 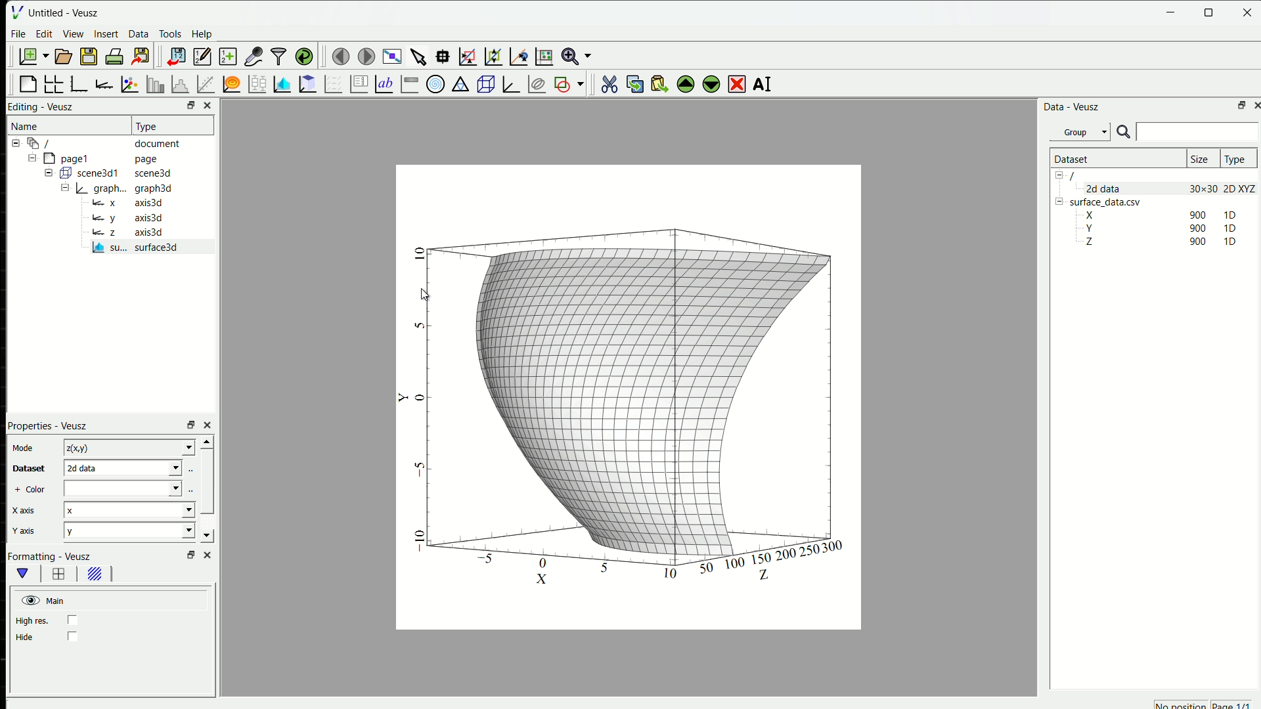 What do you see at coordinates (1247, 11) in the screenshot?
I see `close` at bounding box center [1247, 11].